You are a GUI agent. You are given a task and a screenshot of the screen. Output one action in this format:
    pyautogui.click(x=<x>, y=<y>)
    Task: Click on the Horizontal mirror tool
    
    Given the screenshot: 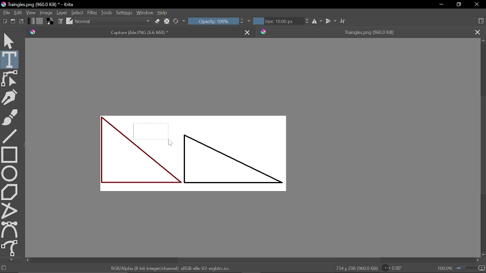 What is the action you would take?
    pyautogui.click(x=317, y=21)
    